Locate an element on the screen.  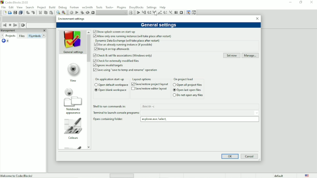
Open is located at coordinates (10, 12).